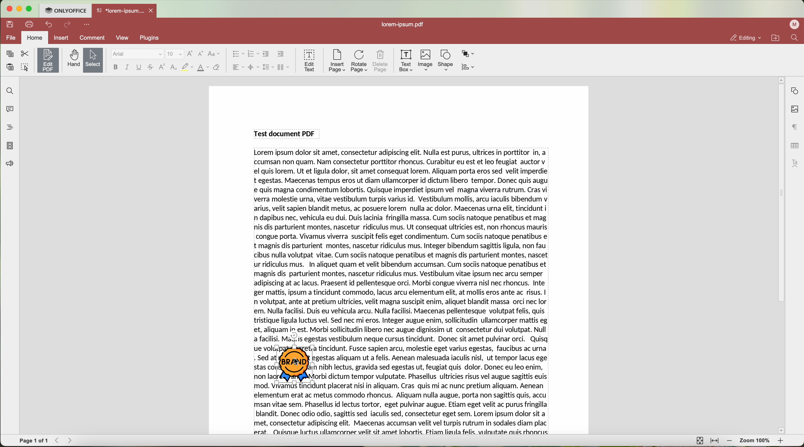  Describe the element at coordinates (190, 54) in the screenshot. I see `increment font size` at that location.